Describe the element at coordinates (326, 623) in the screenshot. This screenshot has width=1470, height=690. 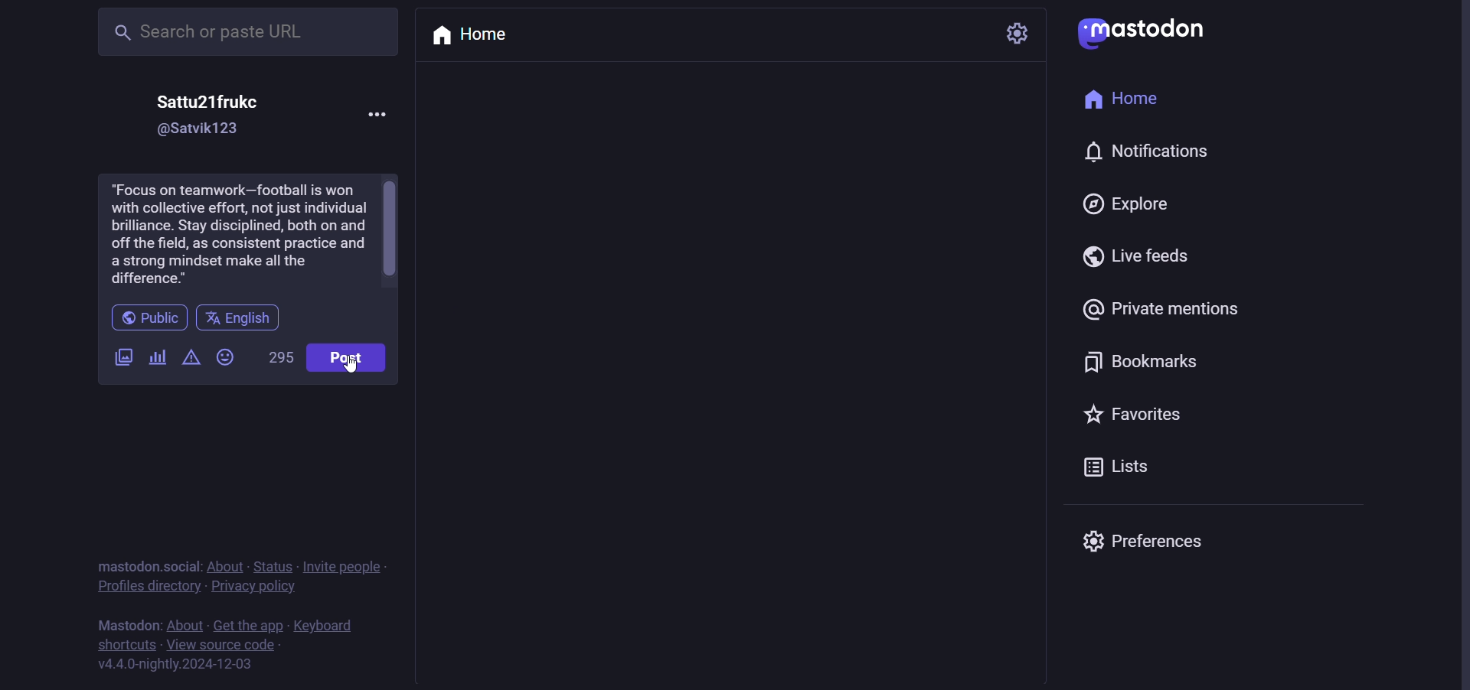
I see `keyboard` at that location.